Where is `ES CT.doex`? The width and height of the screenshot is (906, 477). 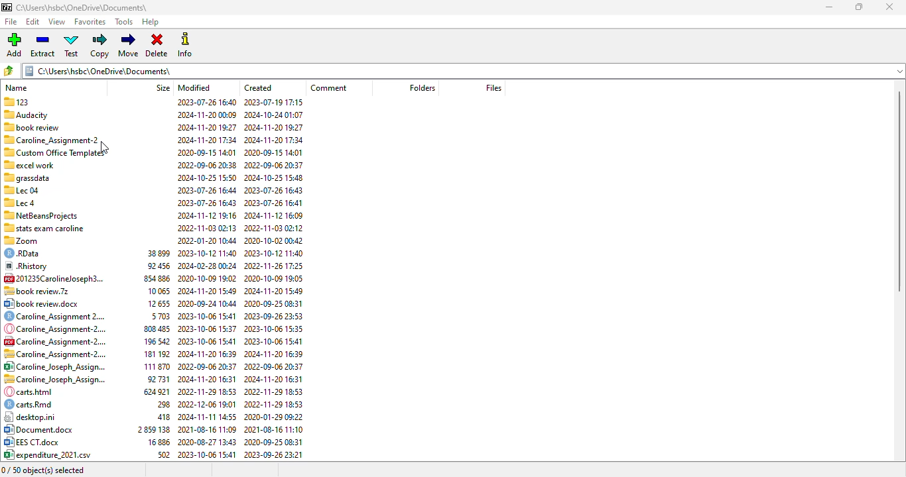
ES CT.doex is located at coordinates (35, 443).